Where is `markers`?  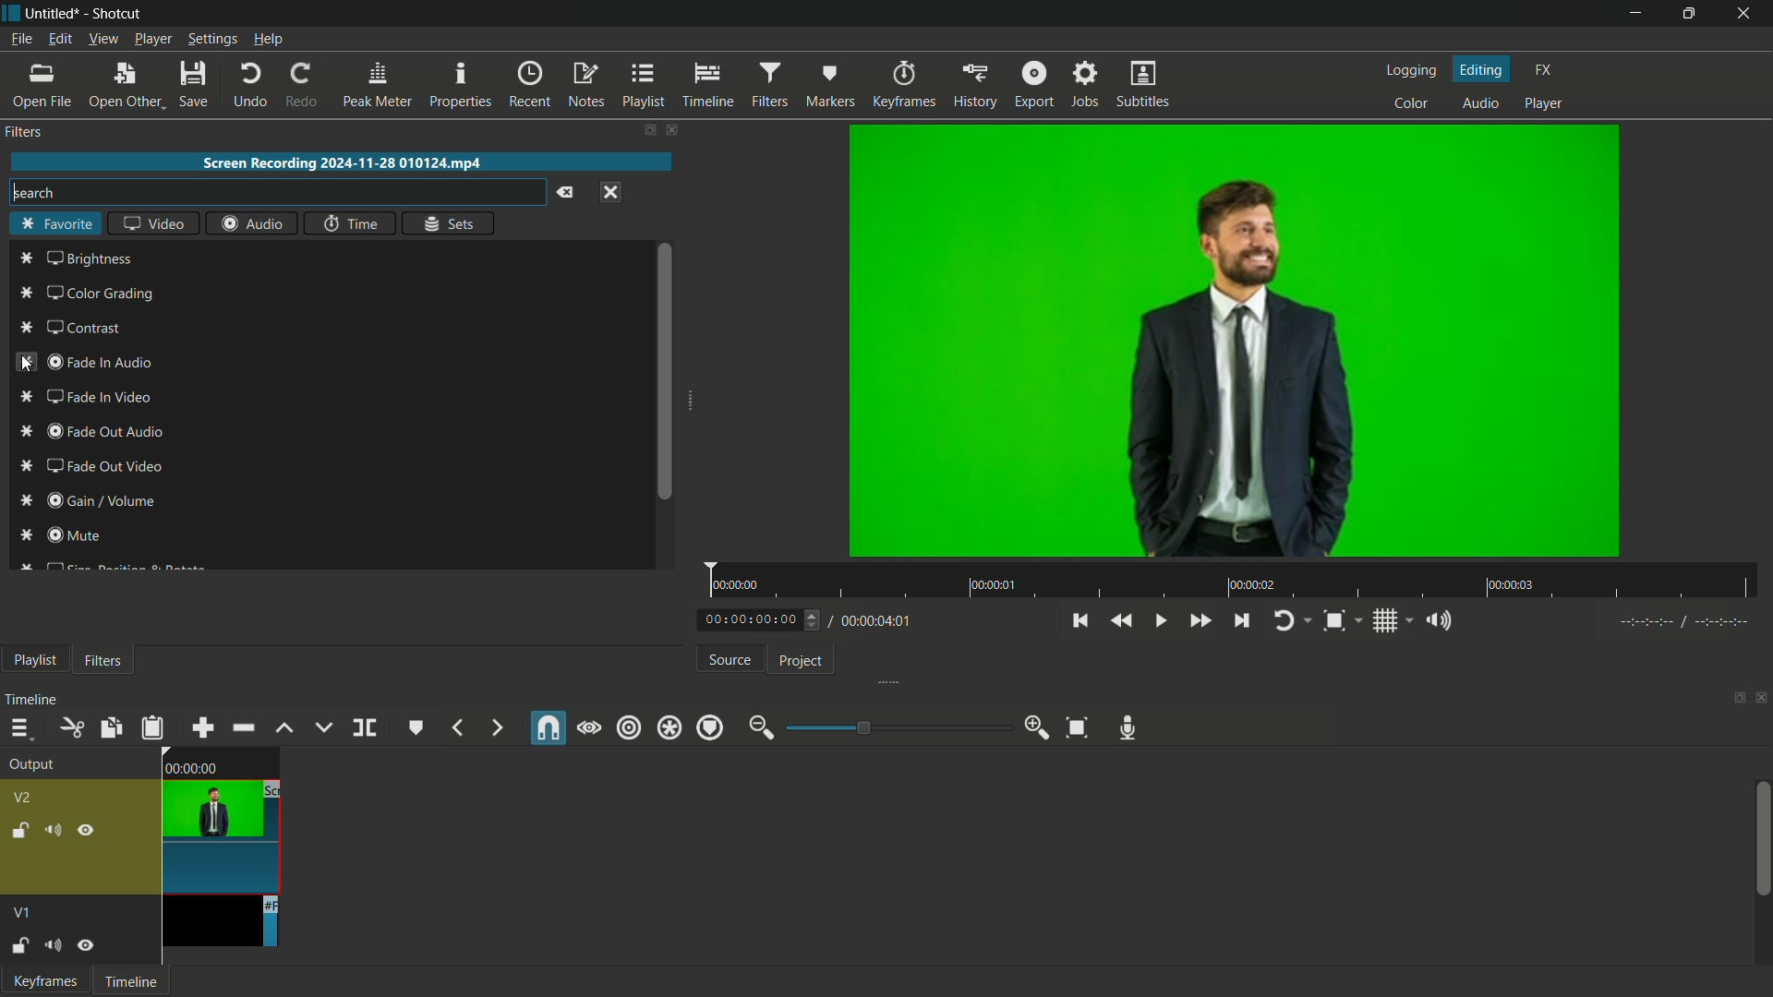 markers is located at coordinates (828, 85).